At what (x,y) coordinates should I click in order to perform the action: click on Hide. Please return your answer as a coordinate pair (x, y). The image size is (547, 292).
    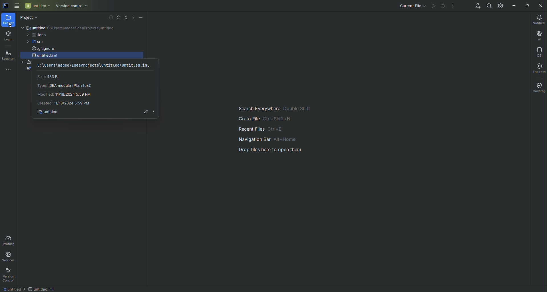
    Looking at the image, I should click on (140, 18).